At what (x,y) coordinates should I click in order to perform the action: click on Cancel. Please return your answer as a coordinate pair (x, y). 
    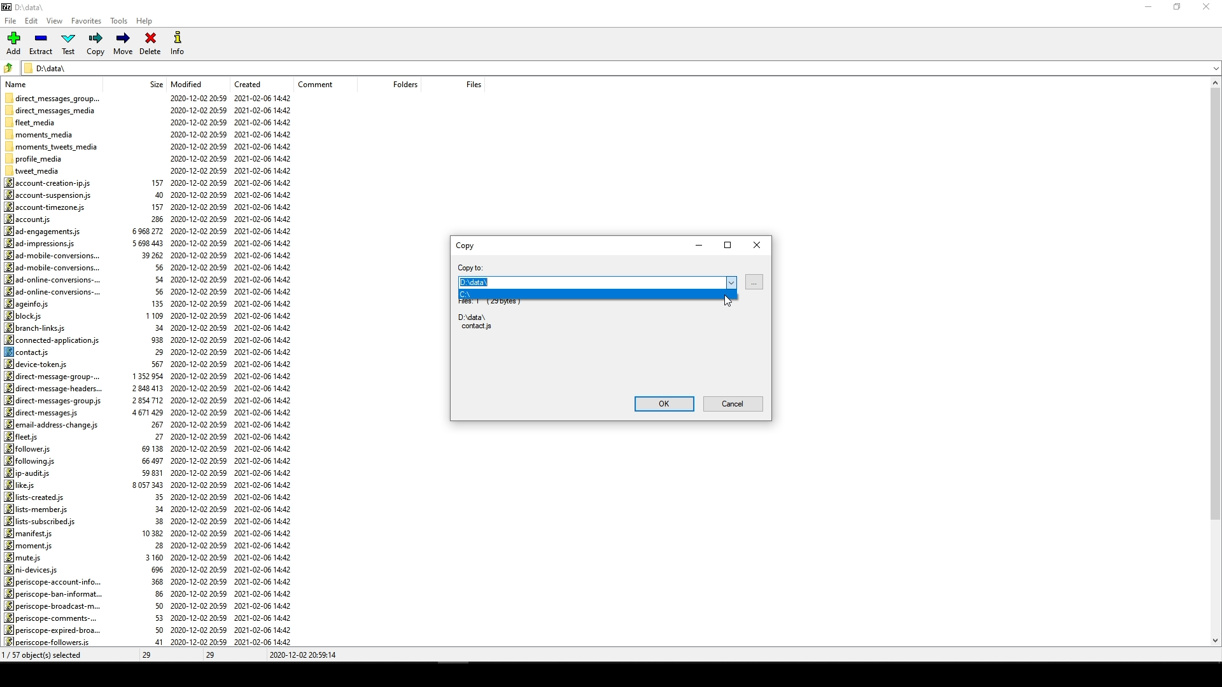
    Looking at the image, I should click on (733, 404).